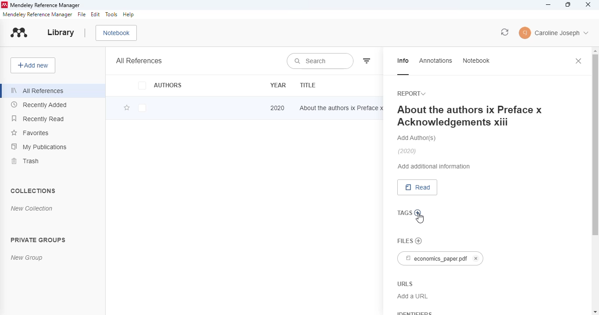 The width and height of the screenshot is (599, 315). What do you see at coordinates (420, 219) in the screenshot?
I see `cursor` at bounding box center [420, 219].